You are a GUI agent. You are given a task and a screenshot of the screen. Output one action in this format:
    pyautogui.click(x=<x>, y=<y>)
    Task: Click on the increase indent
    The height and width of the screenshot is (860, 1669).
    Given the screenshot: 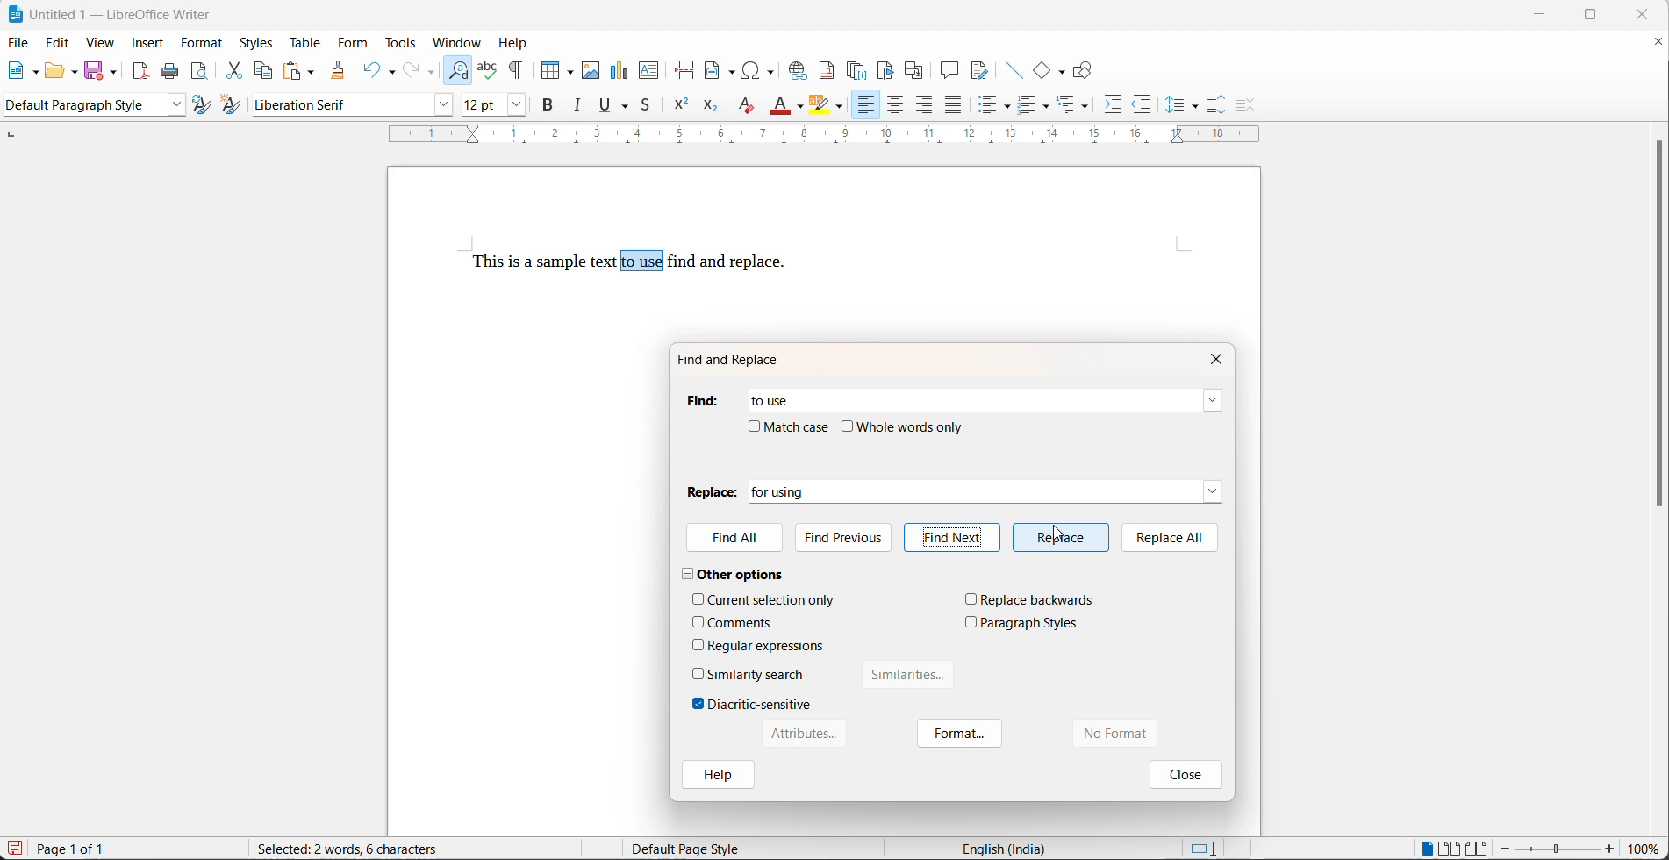 What is the action you would take?
    pyautogui.click(x=1114, y=107)
    